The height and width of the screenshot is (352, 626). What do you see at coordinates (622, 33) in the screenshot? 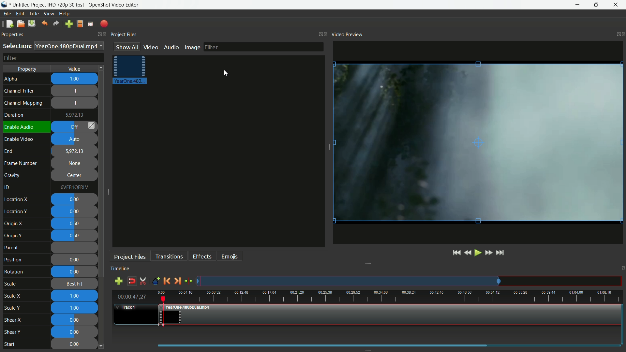
I see `close video preview` at bounding box center [622, 33].